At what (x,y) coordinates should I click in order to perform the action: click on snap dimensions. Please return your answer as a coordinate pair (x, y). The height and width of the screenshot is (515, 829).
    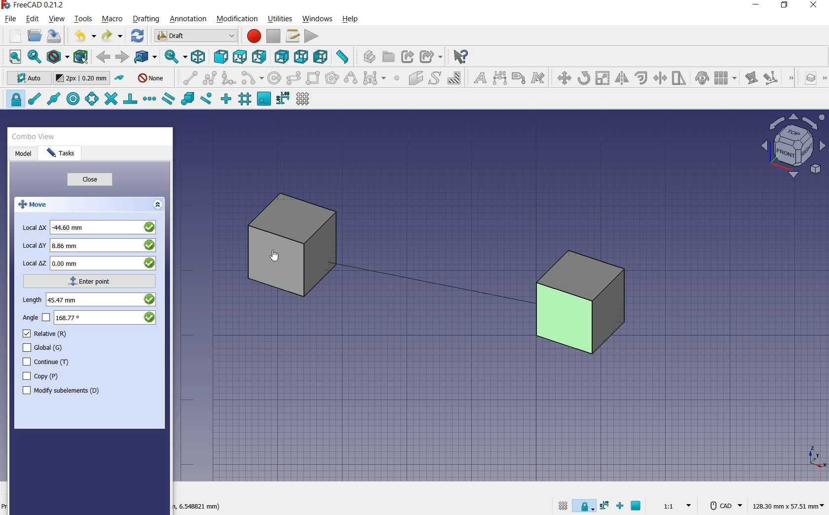
    Looking at the image, I should click on (283, 99).